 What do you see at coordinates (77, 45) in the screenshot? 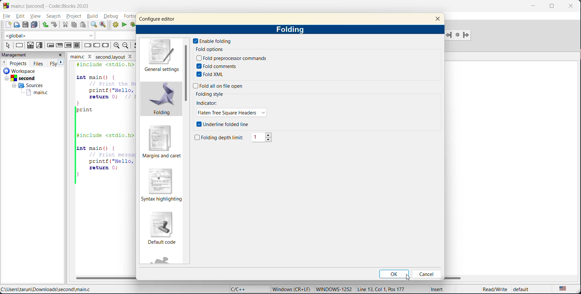
I see `block instruction` at bounding box center [77, 45].